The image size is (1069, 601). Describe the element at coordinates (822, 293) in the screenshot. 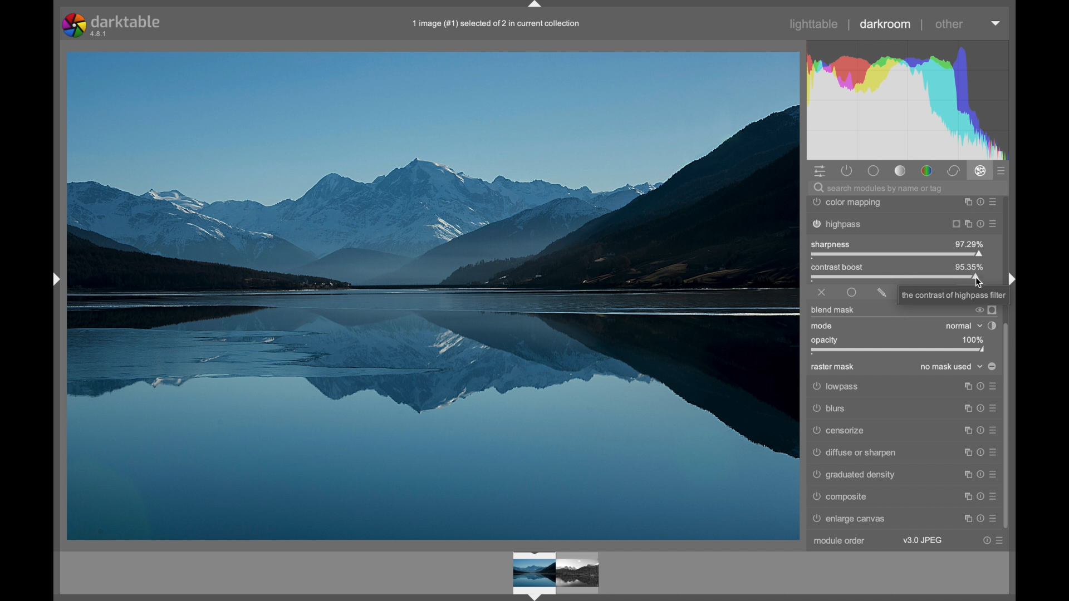

I see `off` at that location.